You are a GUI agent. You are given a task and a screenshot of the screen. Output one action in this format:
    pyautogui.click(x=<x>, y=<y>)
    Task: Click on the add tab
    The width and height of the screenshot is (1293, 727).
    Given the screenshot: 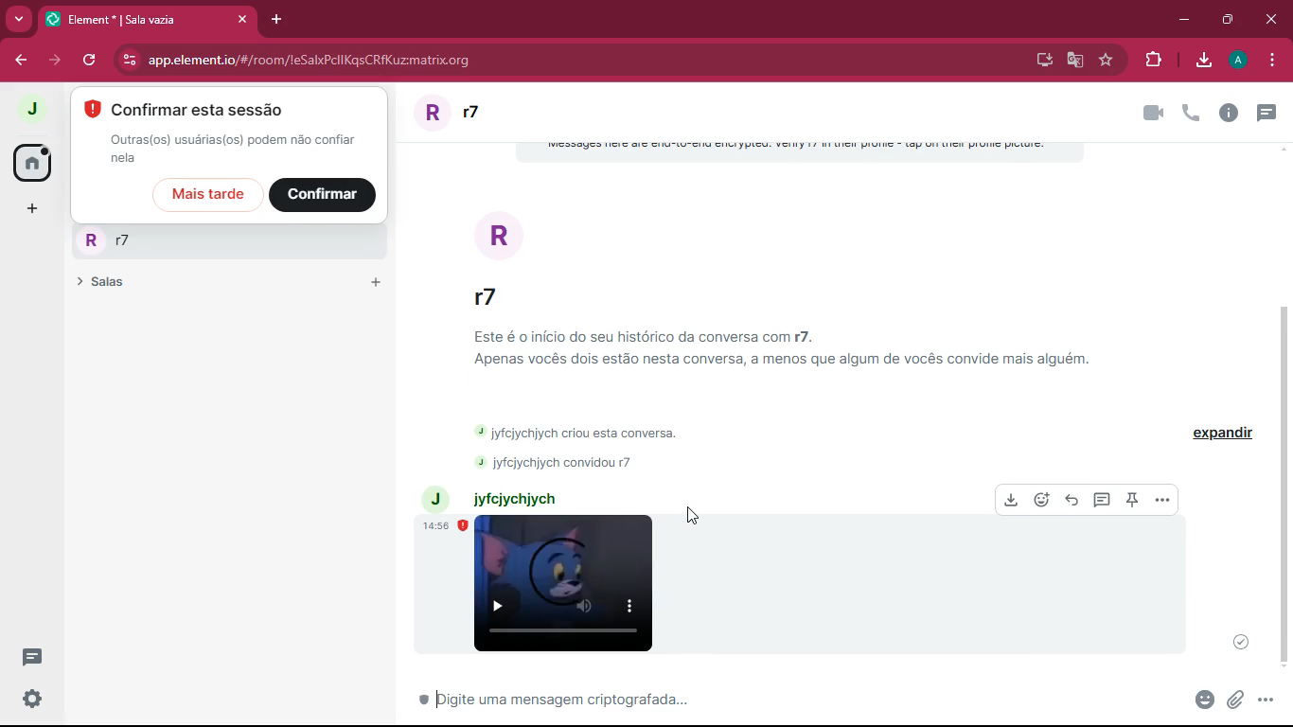 What is the action you would take?
    pyautogui.click(x=275, y=20)
    